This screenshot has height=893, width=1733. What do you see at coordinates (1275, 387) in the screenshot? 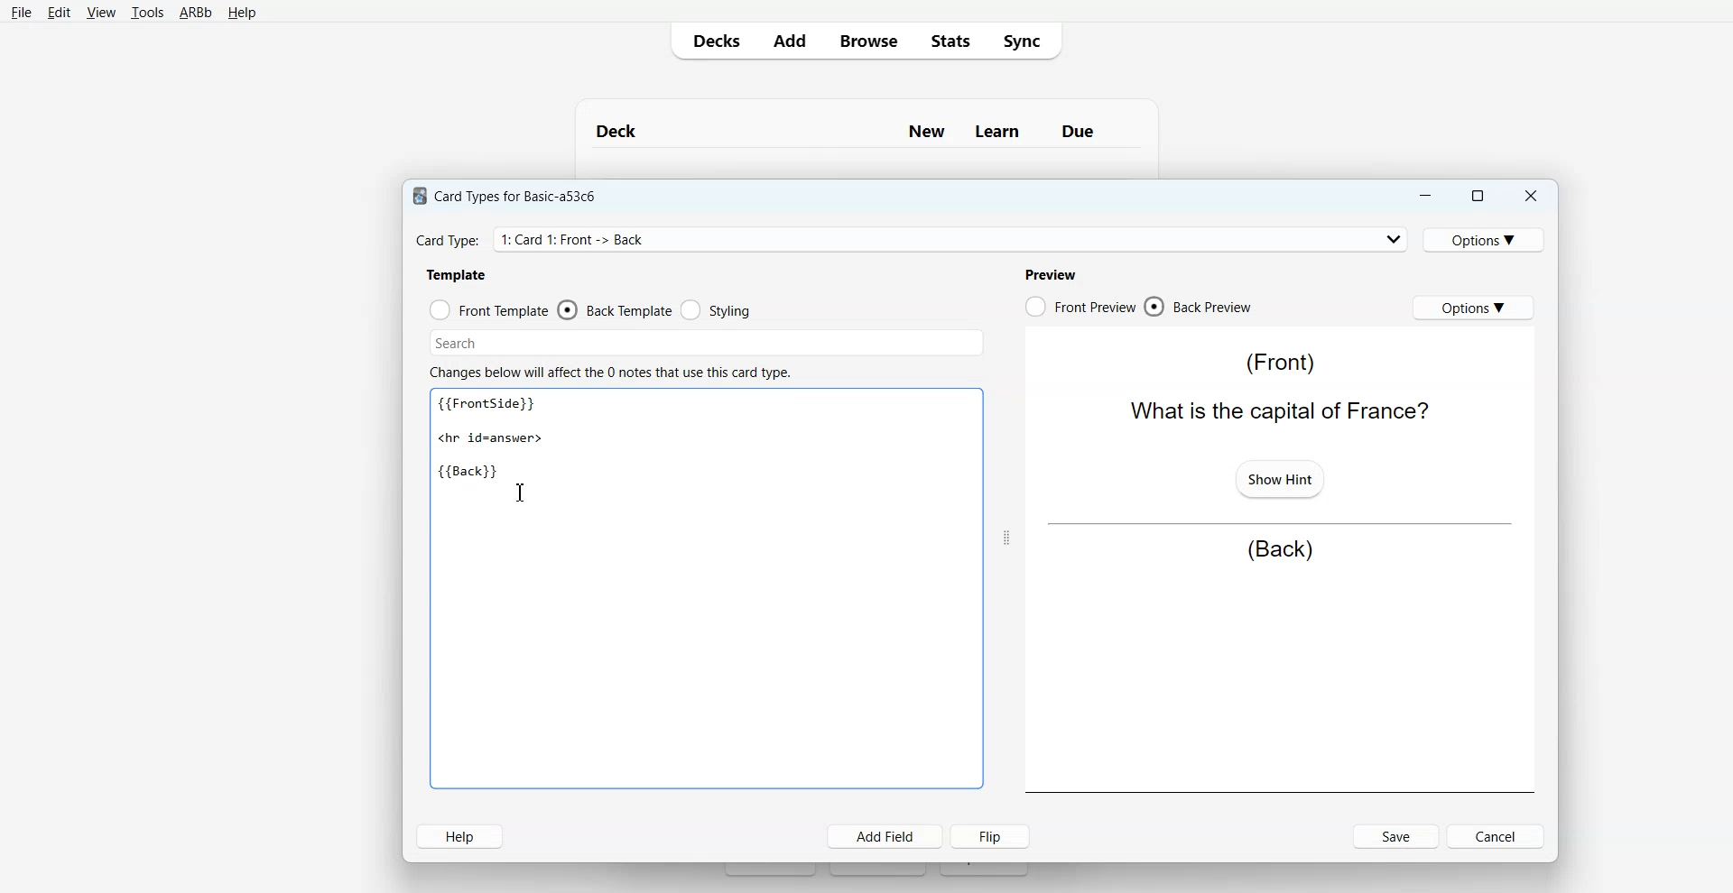
I see `(Front)
What is the capital of France?` at bounding box center [1275, 387].